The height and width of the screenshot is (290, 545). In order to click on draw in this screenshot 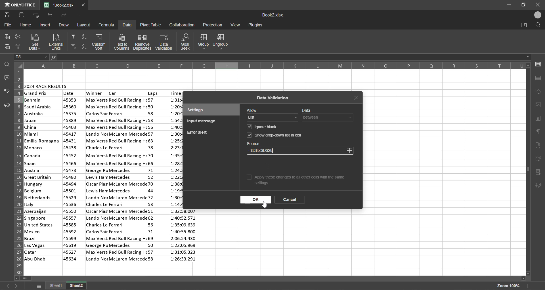, I will do `click(64, 24)`.